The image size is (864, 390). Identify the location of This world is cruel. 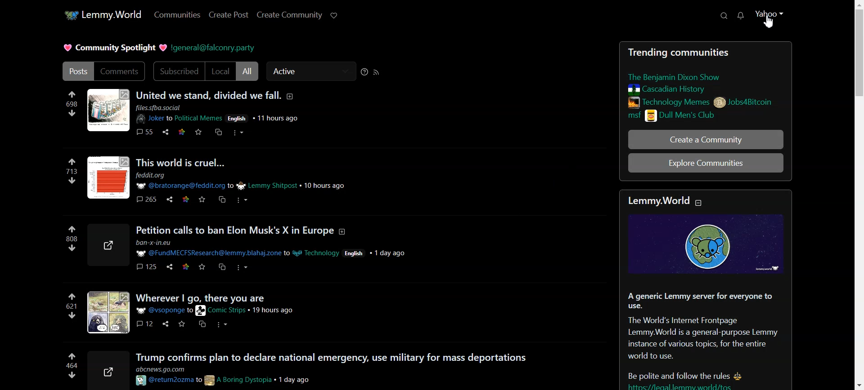
(178, 163).